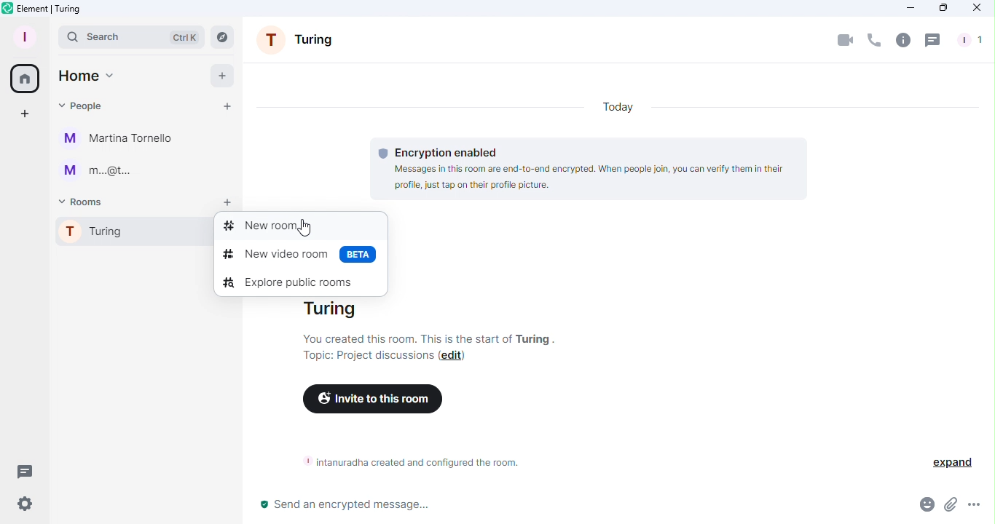  I want to click on People, so click(83, 103).